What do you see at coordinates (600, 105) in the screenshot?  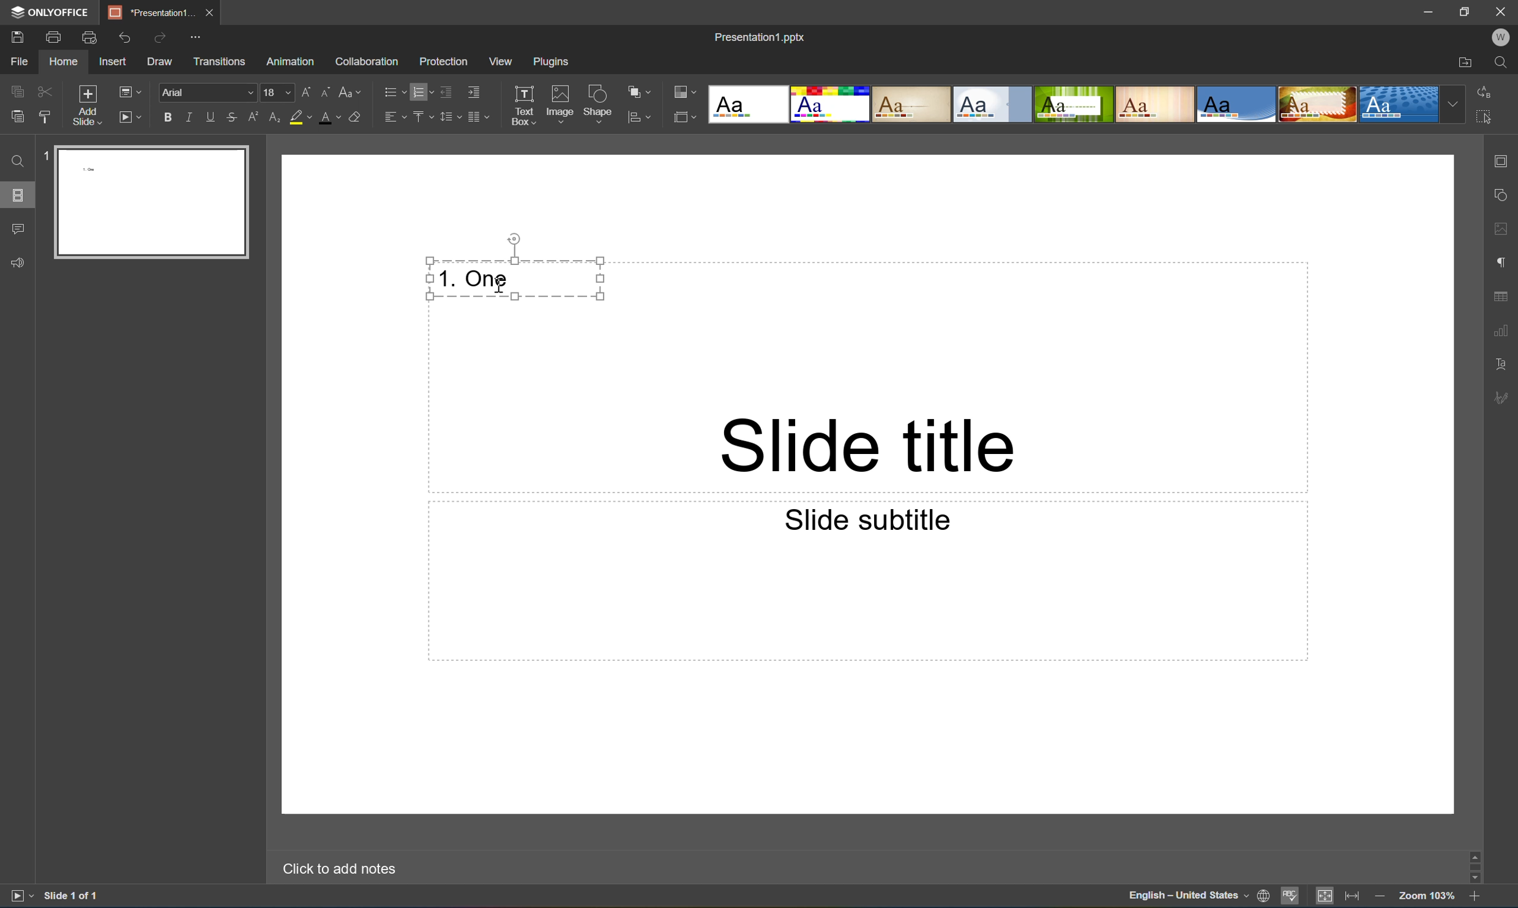 I see `Shape` at bounding box center [600, 105].